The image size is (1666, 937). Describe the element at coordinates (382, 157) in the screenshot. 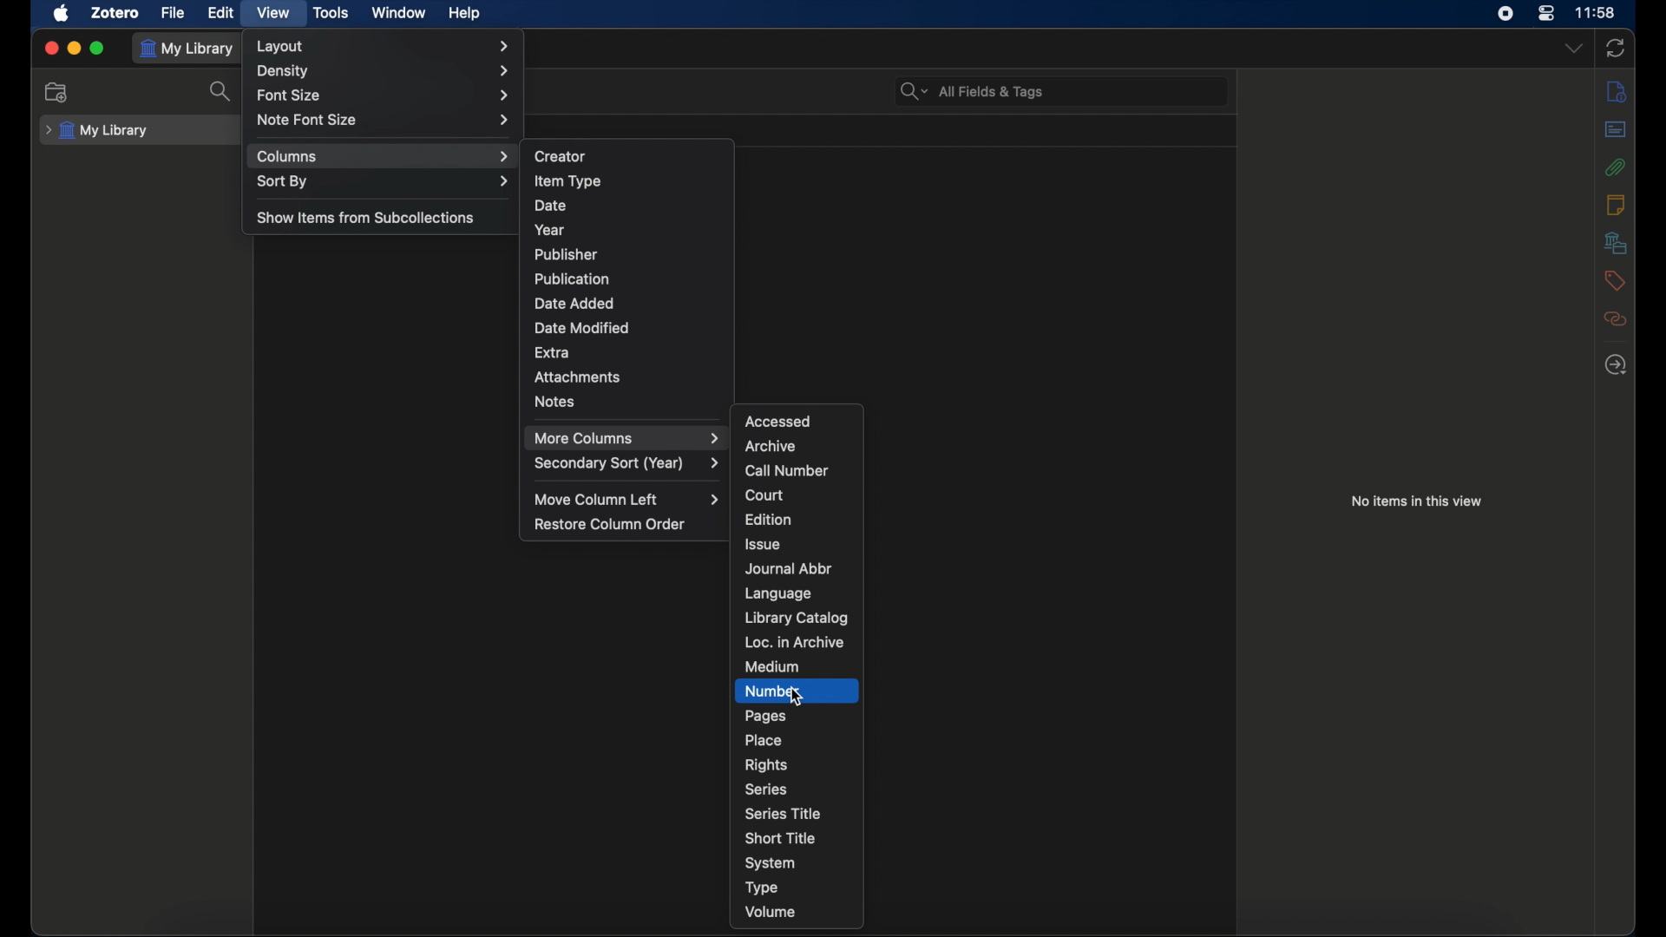

I see `columns` at that location.